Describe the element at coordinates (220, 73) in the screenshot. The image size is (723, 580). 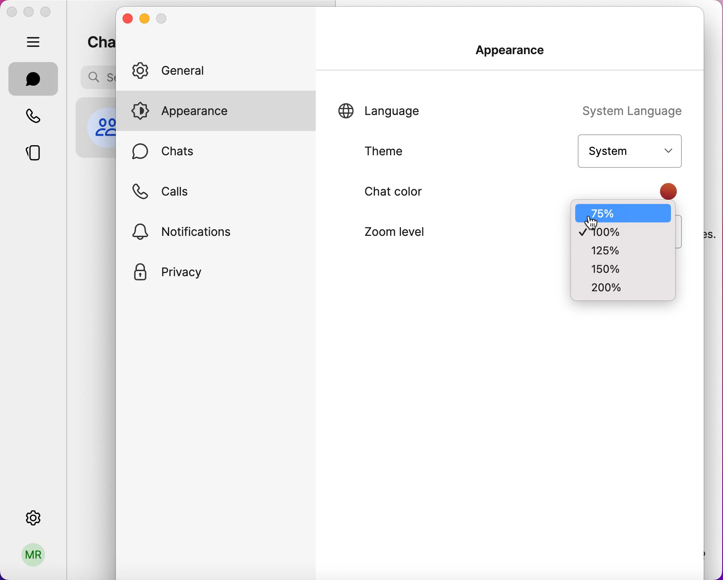
I see `general` at that location.